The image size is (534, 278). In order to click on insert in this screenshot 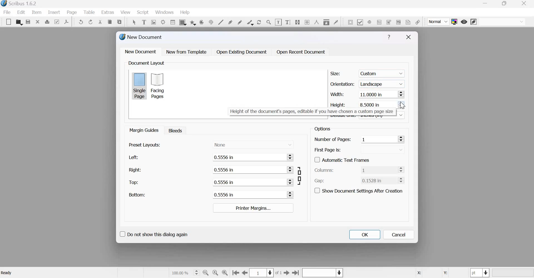, I will do `click(54, 12)`.